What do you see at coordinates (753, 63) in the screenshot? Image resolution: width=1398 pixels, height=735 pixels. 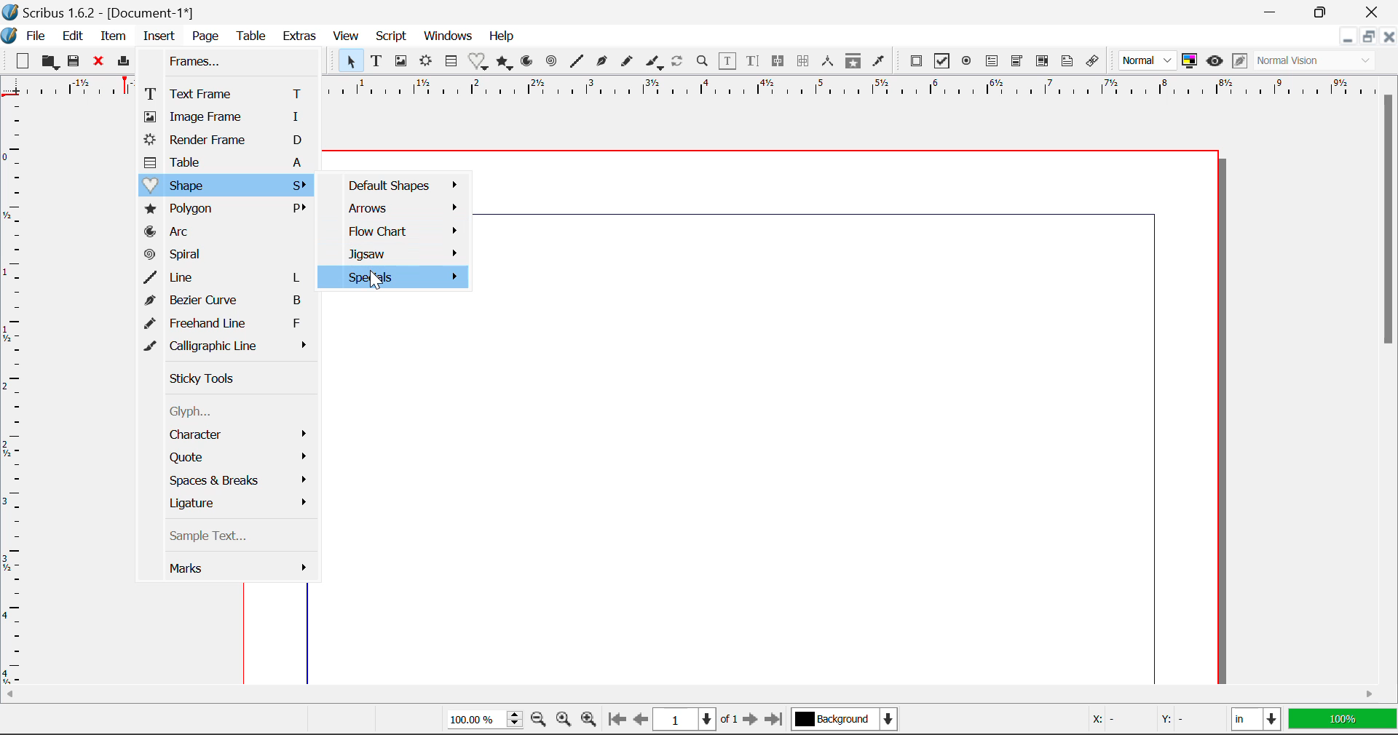 I see `Edit Text in Story Editor` at bounding box center [753, 63].